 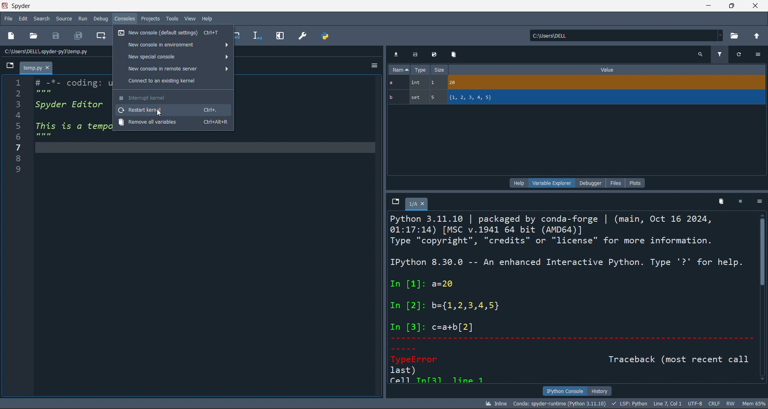 What do you see at coordinates (397, 54) in the screenshot?
I see `import ` at bounding box center [397, 54].